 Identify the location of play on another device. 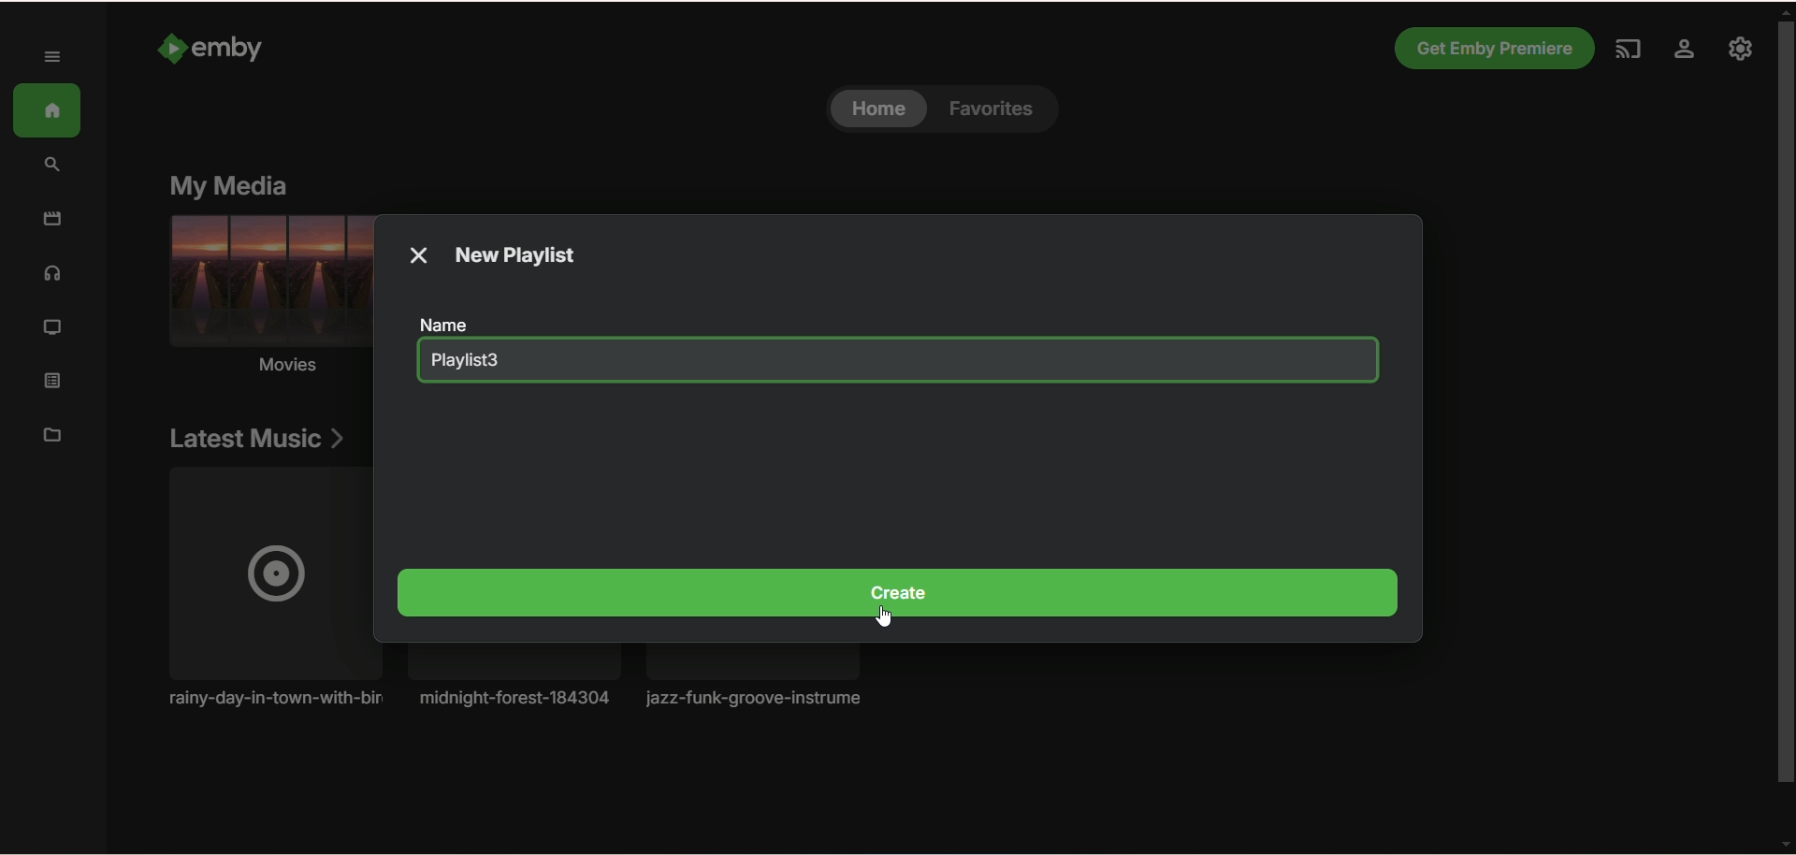
(1626, 51).